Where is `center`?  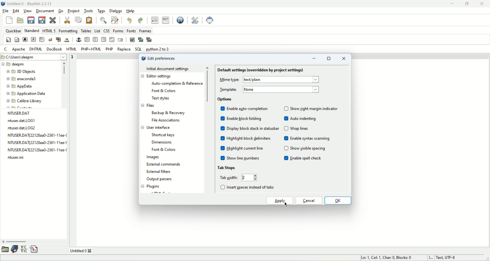
center is located at coordinates (95, 39).